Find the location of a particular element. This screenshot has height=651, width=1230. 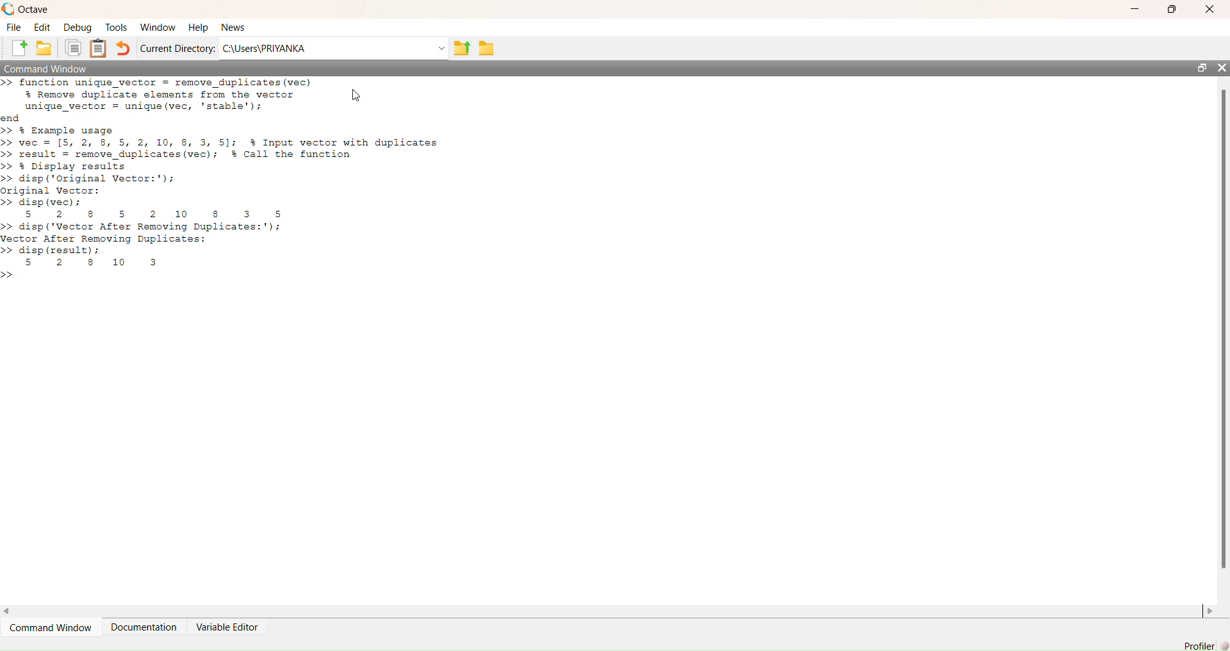

scrollbar is located at coordinates (1224, 329).